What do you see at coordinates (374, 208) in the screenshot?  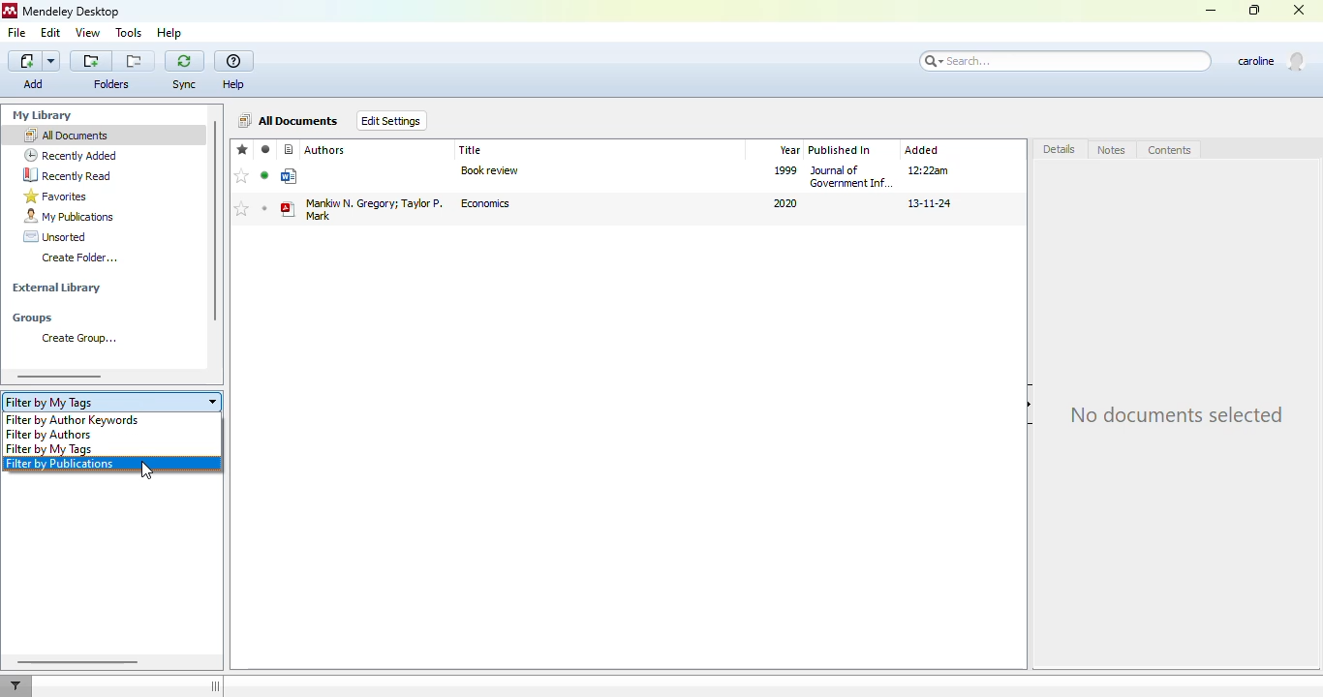 I see `Mankiw N. Gregory Taylor P. Mark` at bounding box center [374, 208].